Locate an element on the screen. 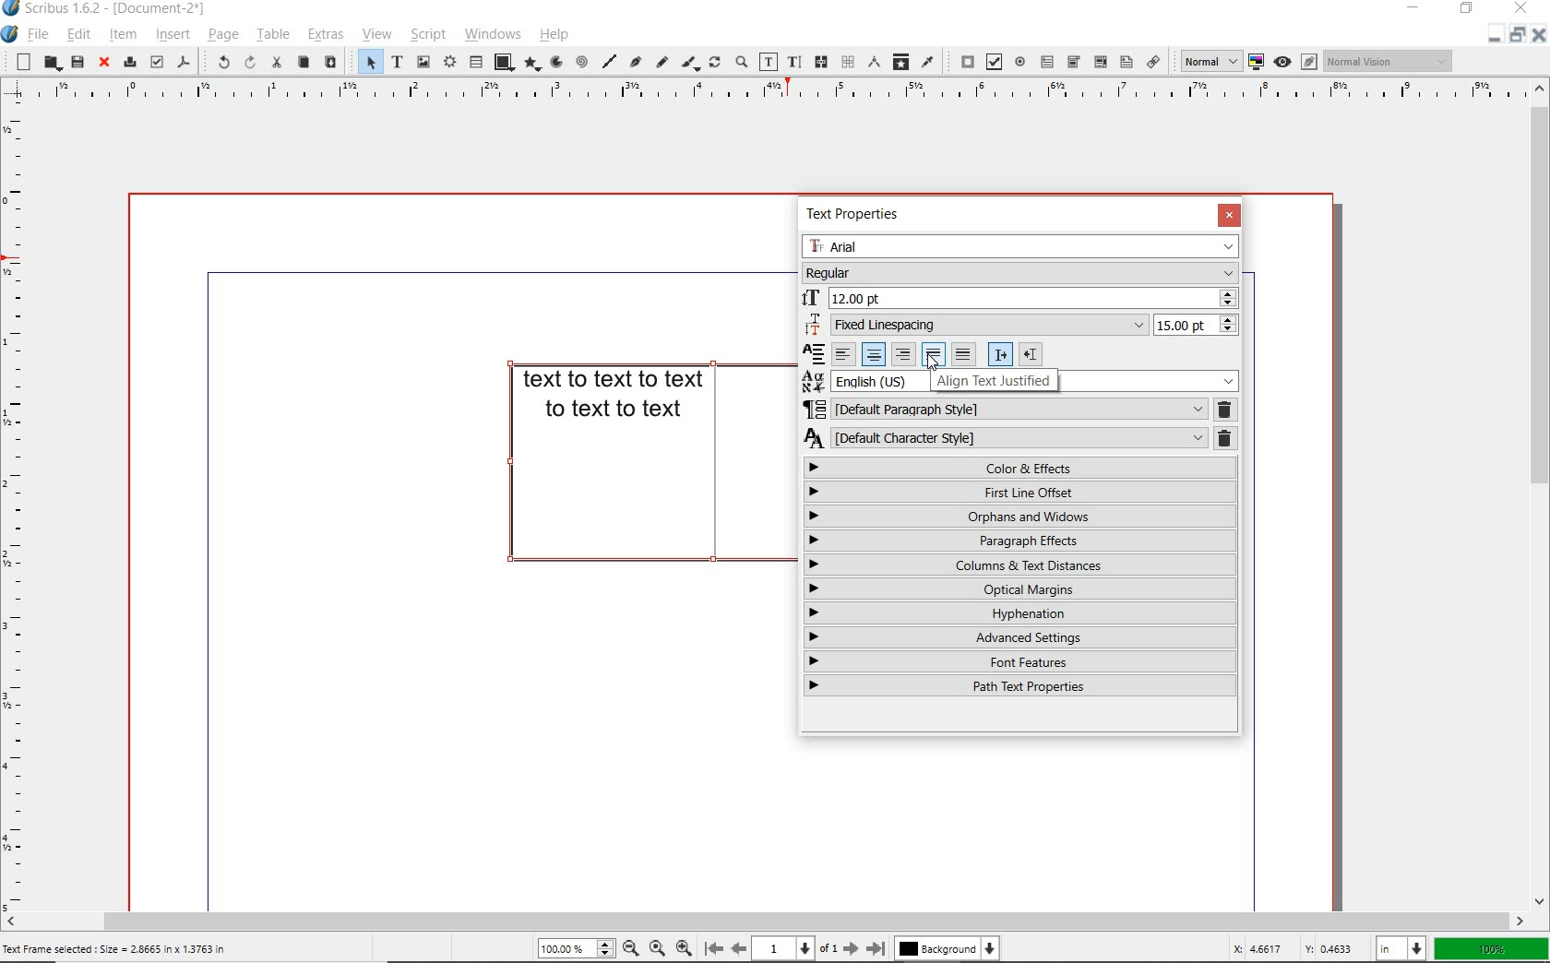 The width and height of the screenshot is (1550, 963). save is located at coordinates (76, 64).